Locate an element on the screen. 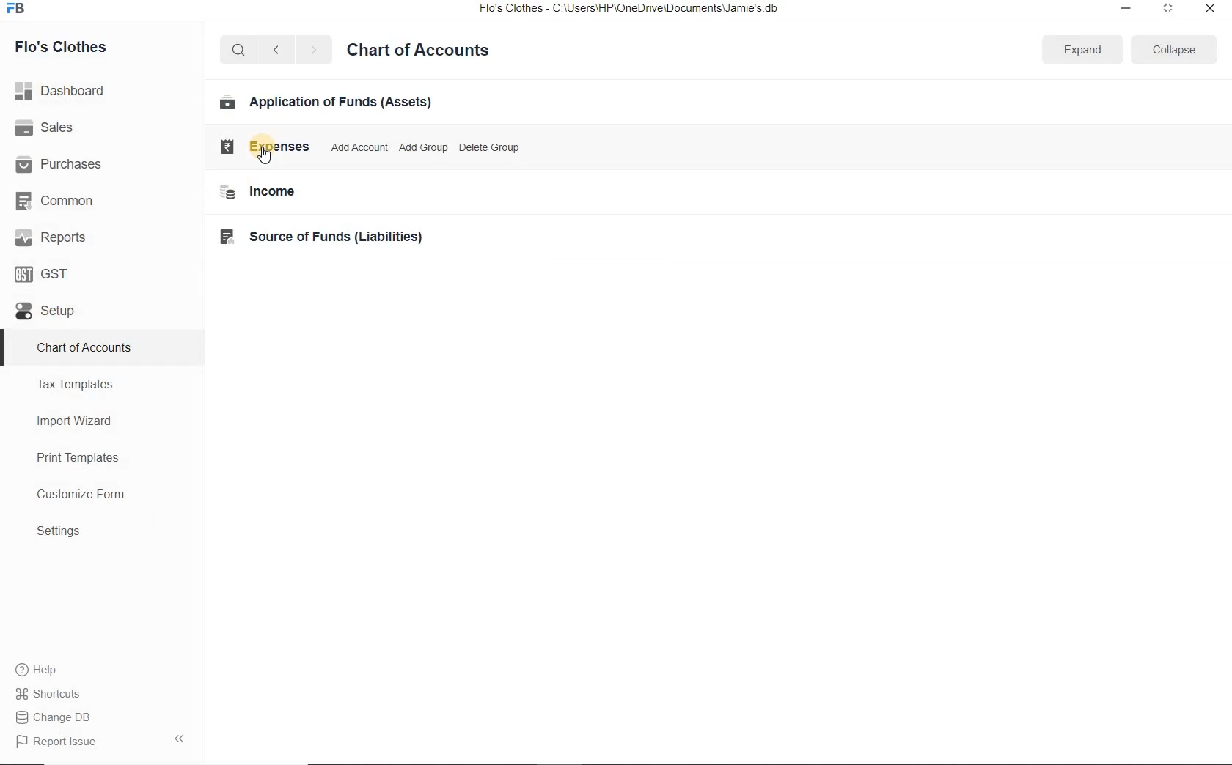 The width and height of the screenshot is (1232, 765). Import Wizard is located at coordinates (76, 421).